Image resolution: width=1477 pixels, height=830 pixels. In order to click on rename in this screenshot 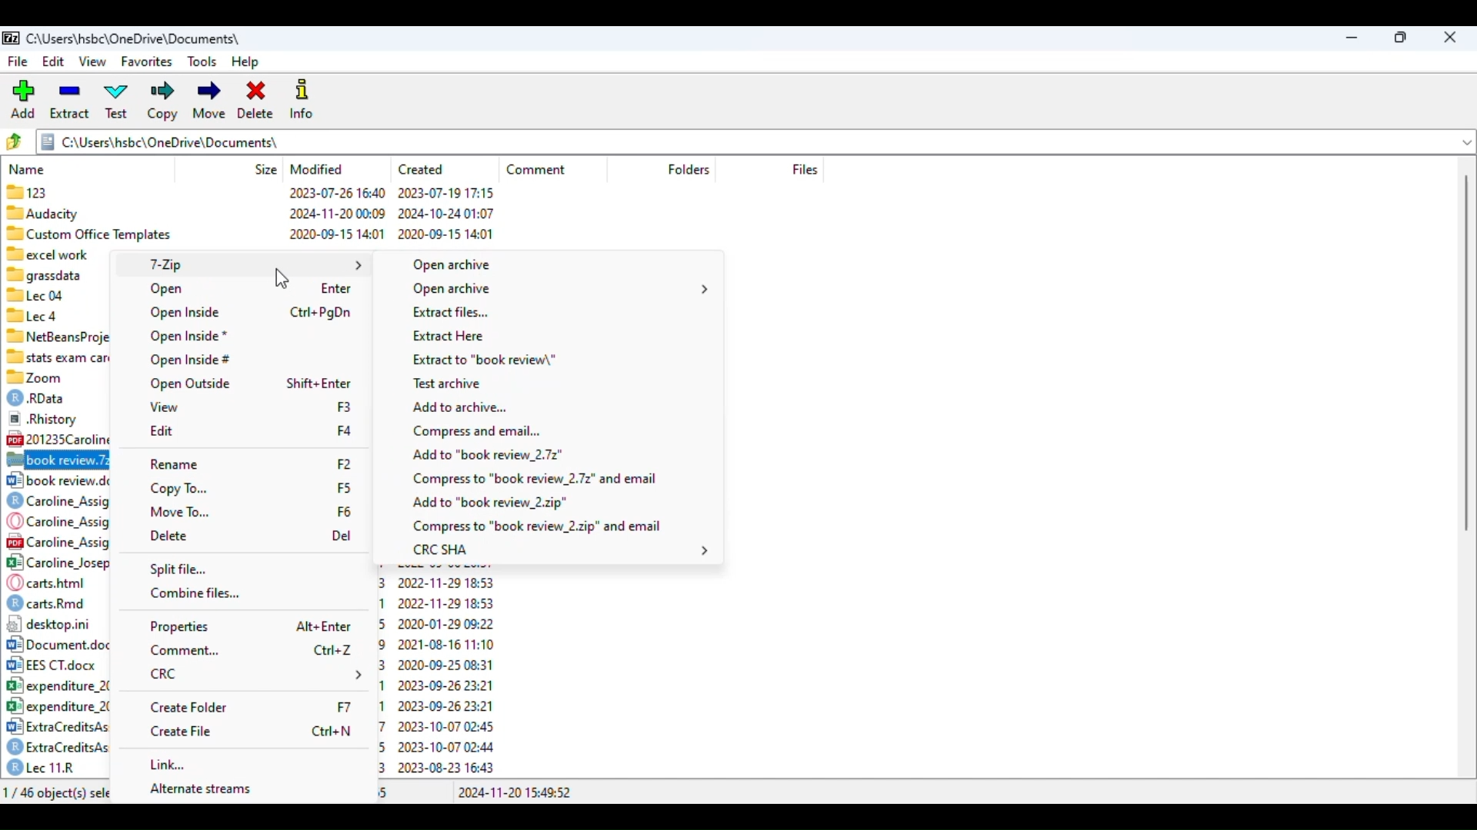, I will do `click(175, 464)`.